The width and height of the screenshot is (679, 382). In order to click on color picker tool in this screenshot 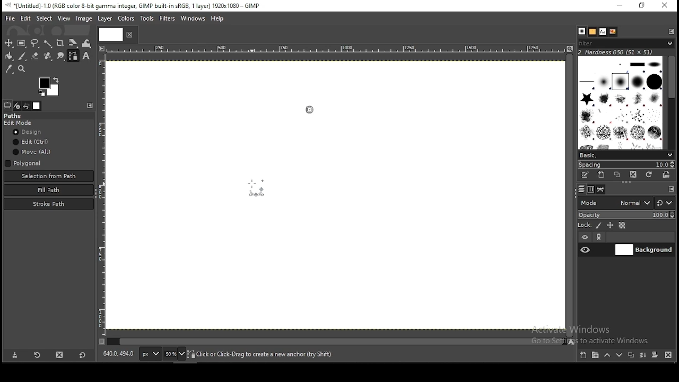, I will do `click(10, 69)`.